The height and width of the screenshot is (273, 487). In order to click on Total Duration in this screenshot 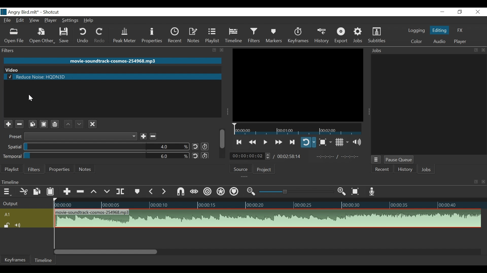, I will do `click(290, 156)`.